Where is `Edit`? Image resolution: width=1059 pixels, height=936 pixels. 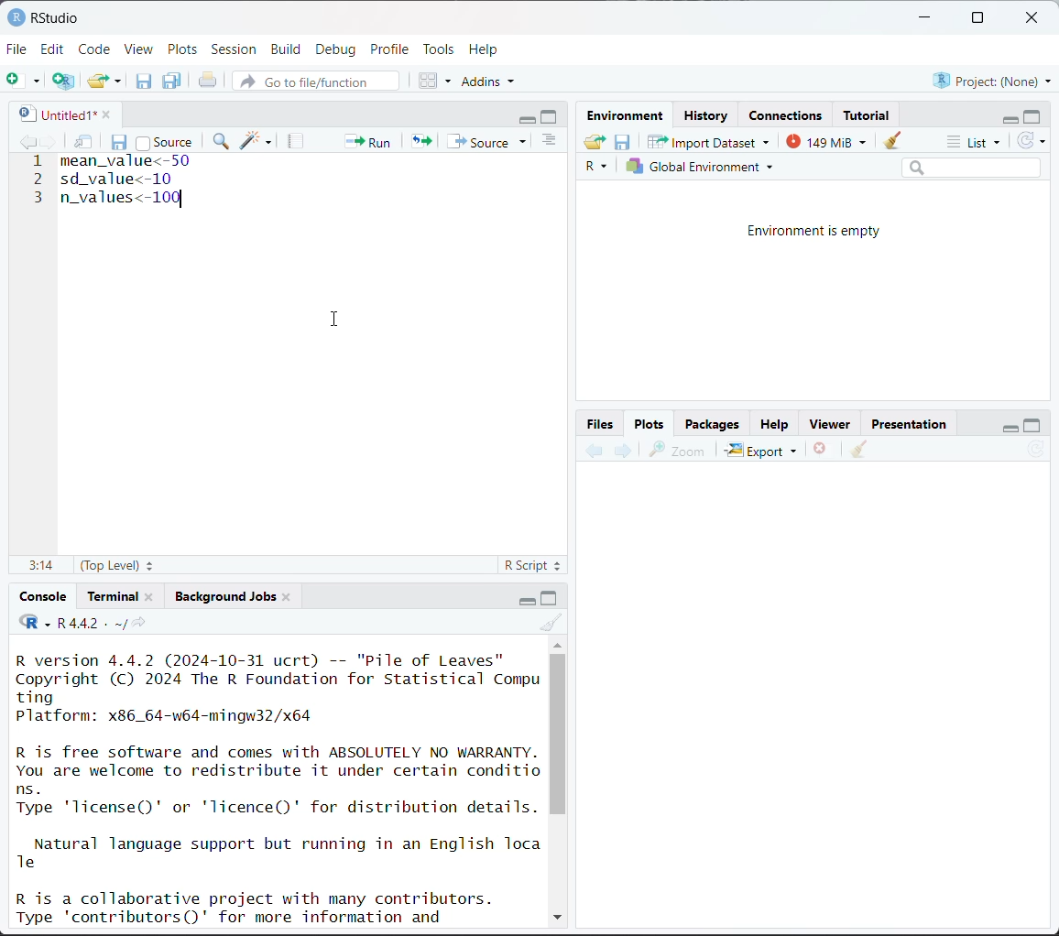
Edit is located at coordinates (55, 49).